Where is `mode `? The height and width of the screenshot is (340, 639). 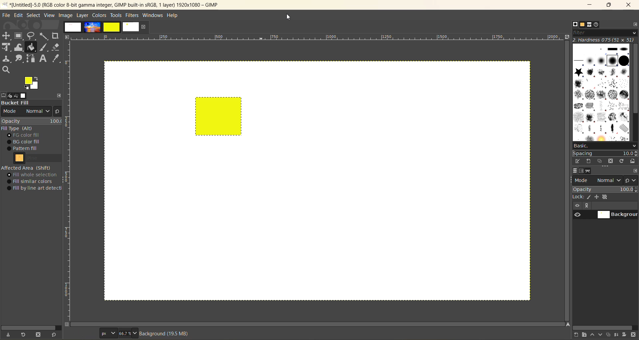 mode  is located at coordinates (26, 112).